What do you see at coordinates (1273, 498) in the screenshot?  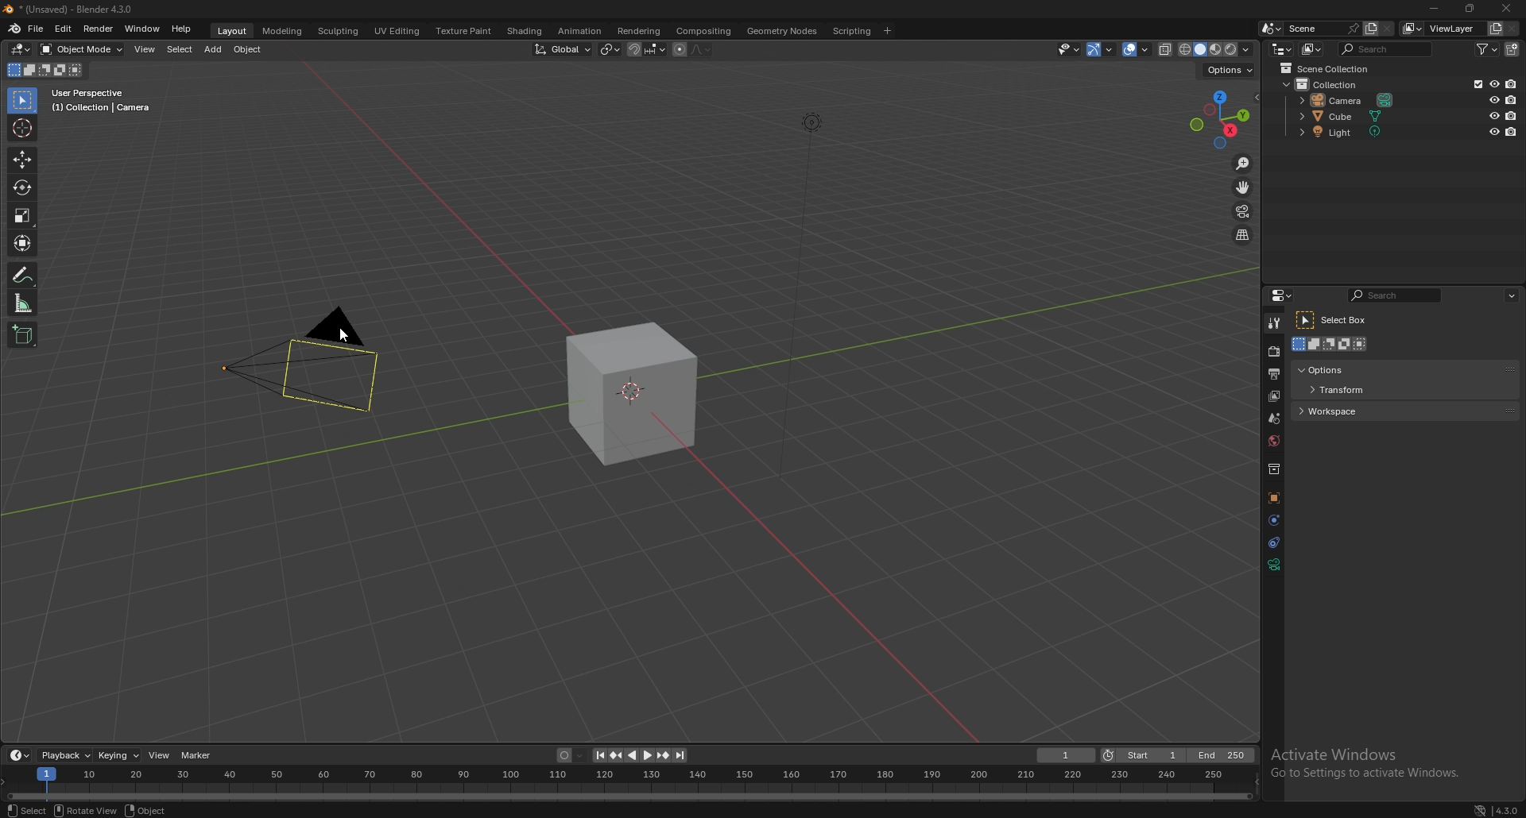 I see `objects` at bounding box center [1273, 498].